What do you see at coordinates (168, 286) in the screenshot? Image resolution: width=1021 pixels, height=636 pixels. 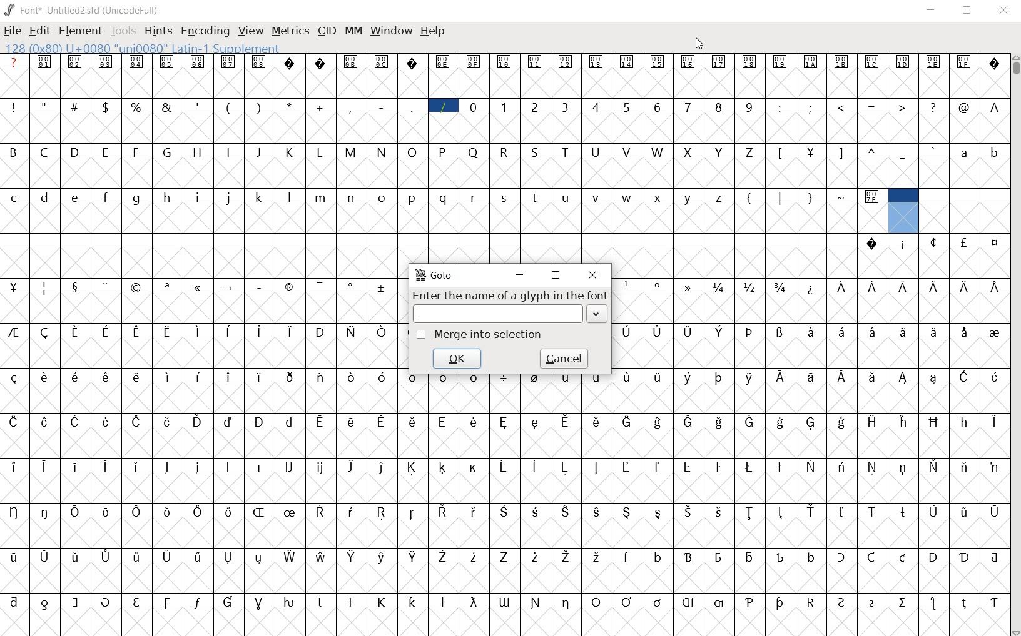 I see `Symbol` at bounding box center [168, 286].